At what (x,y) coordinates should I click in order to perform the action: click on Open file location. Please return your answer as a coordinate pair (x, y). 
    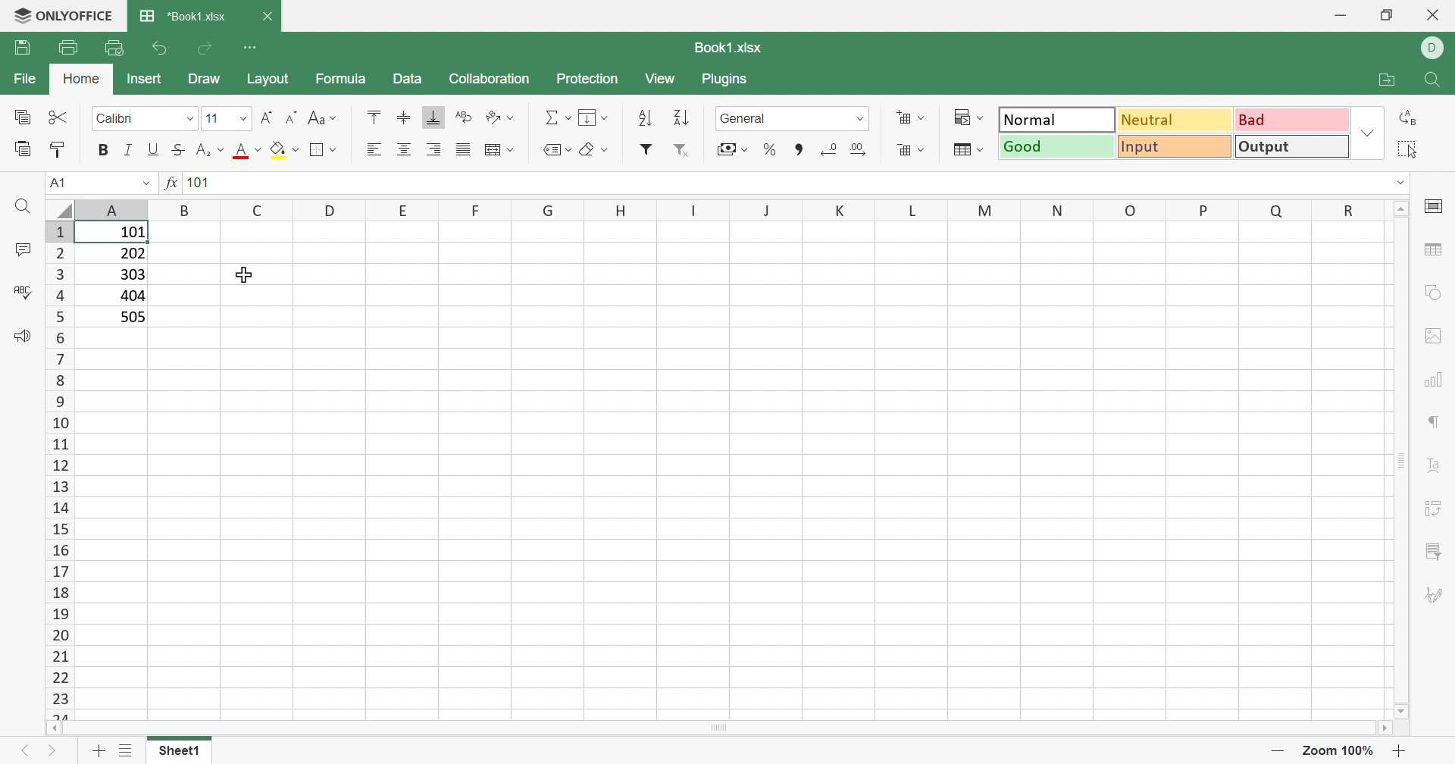
    Looking at the image, I should click on (1379, 79).